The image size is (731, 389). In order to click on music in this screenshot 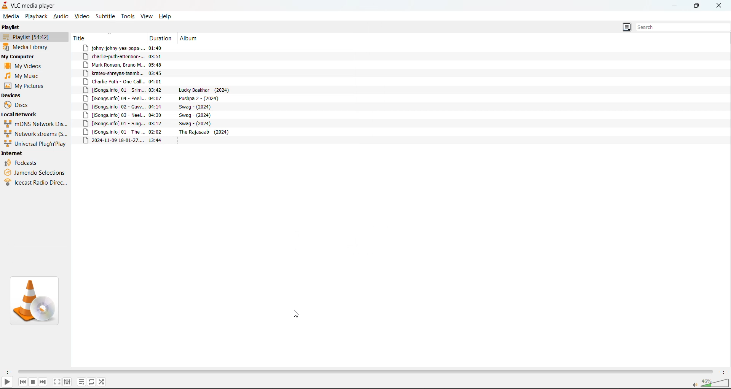, I will do `click(21, 75)`.